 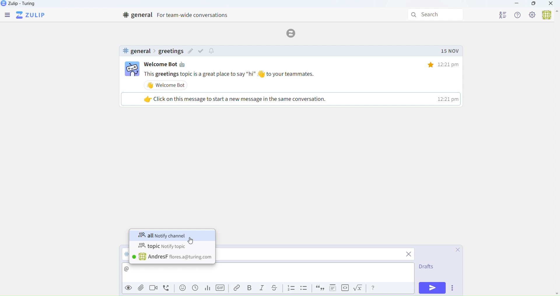 What do you see at coordinates (212, 51) in the screenshot?
I see `notify` at bounding box center [212, 51].